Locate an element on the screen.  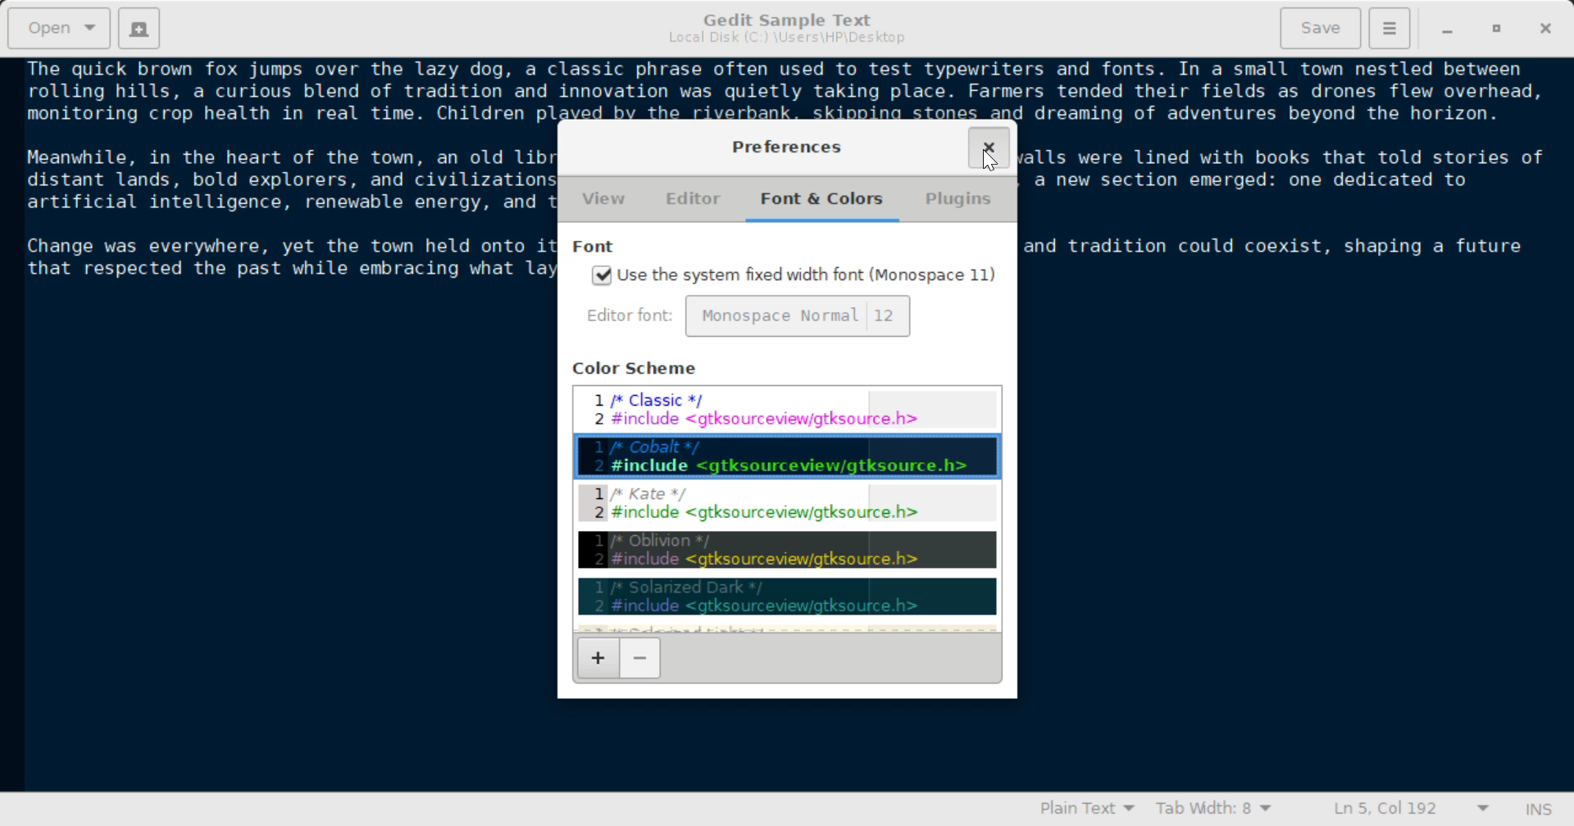
Monospace Normal 12 is located at coordinates (798, 316).